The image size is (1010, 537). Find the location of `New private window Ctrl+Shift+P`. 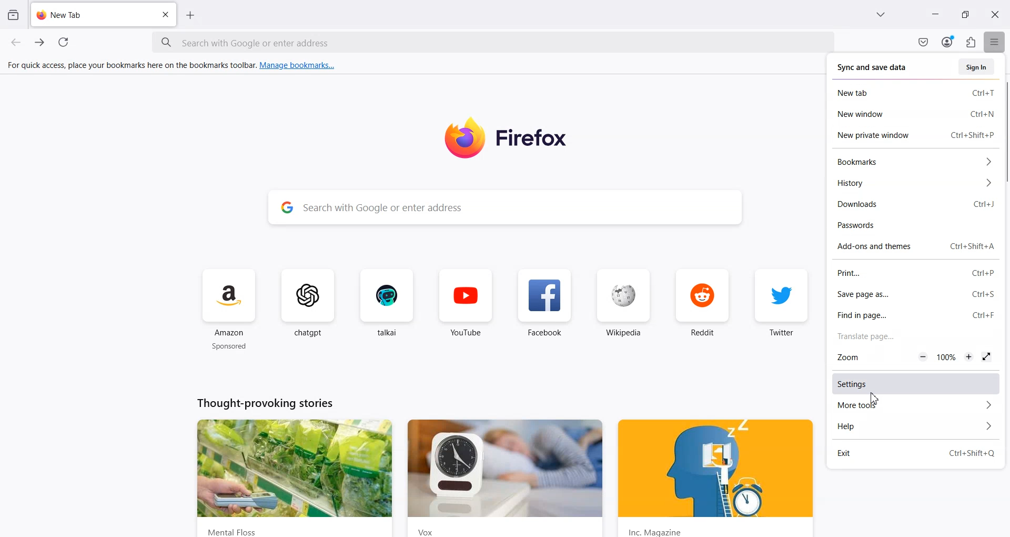

New private window Ctrl+Shift+P is located at coordinates (914, 134).